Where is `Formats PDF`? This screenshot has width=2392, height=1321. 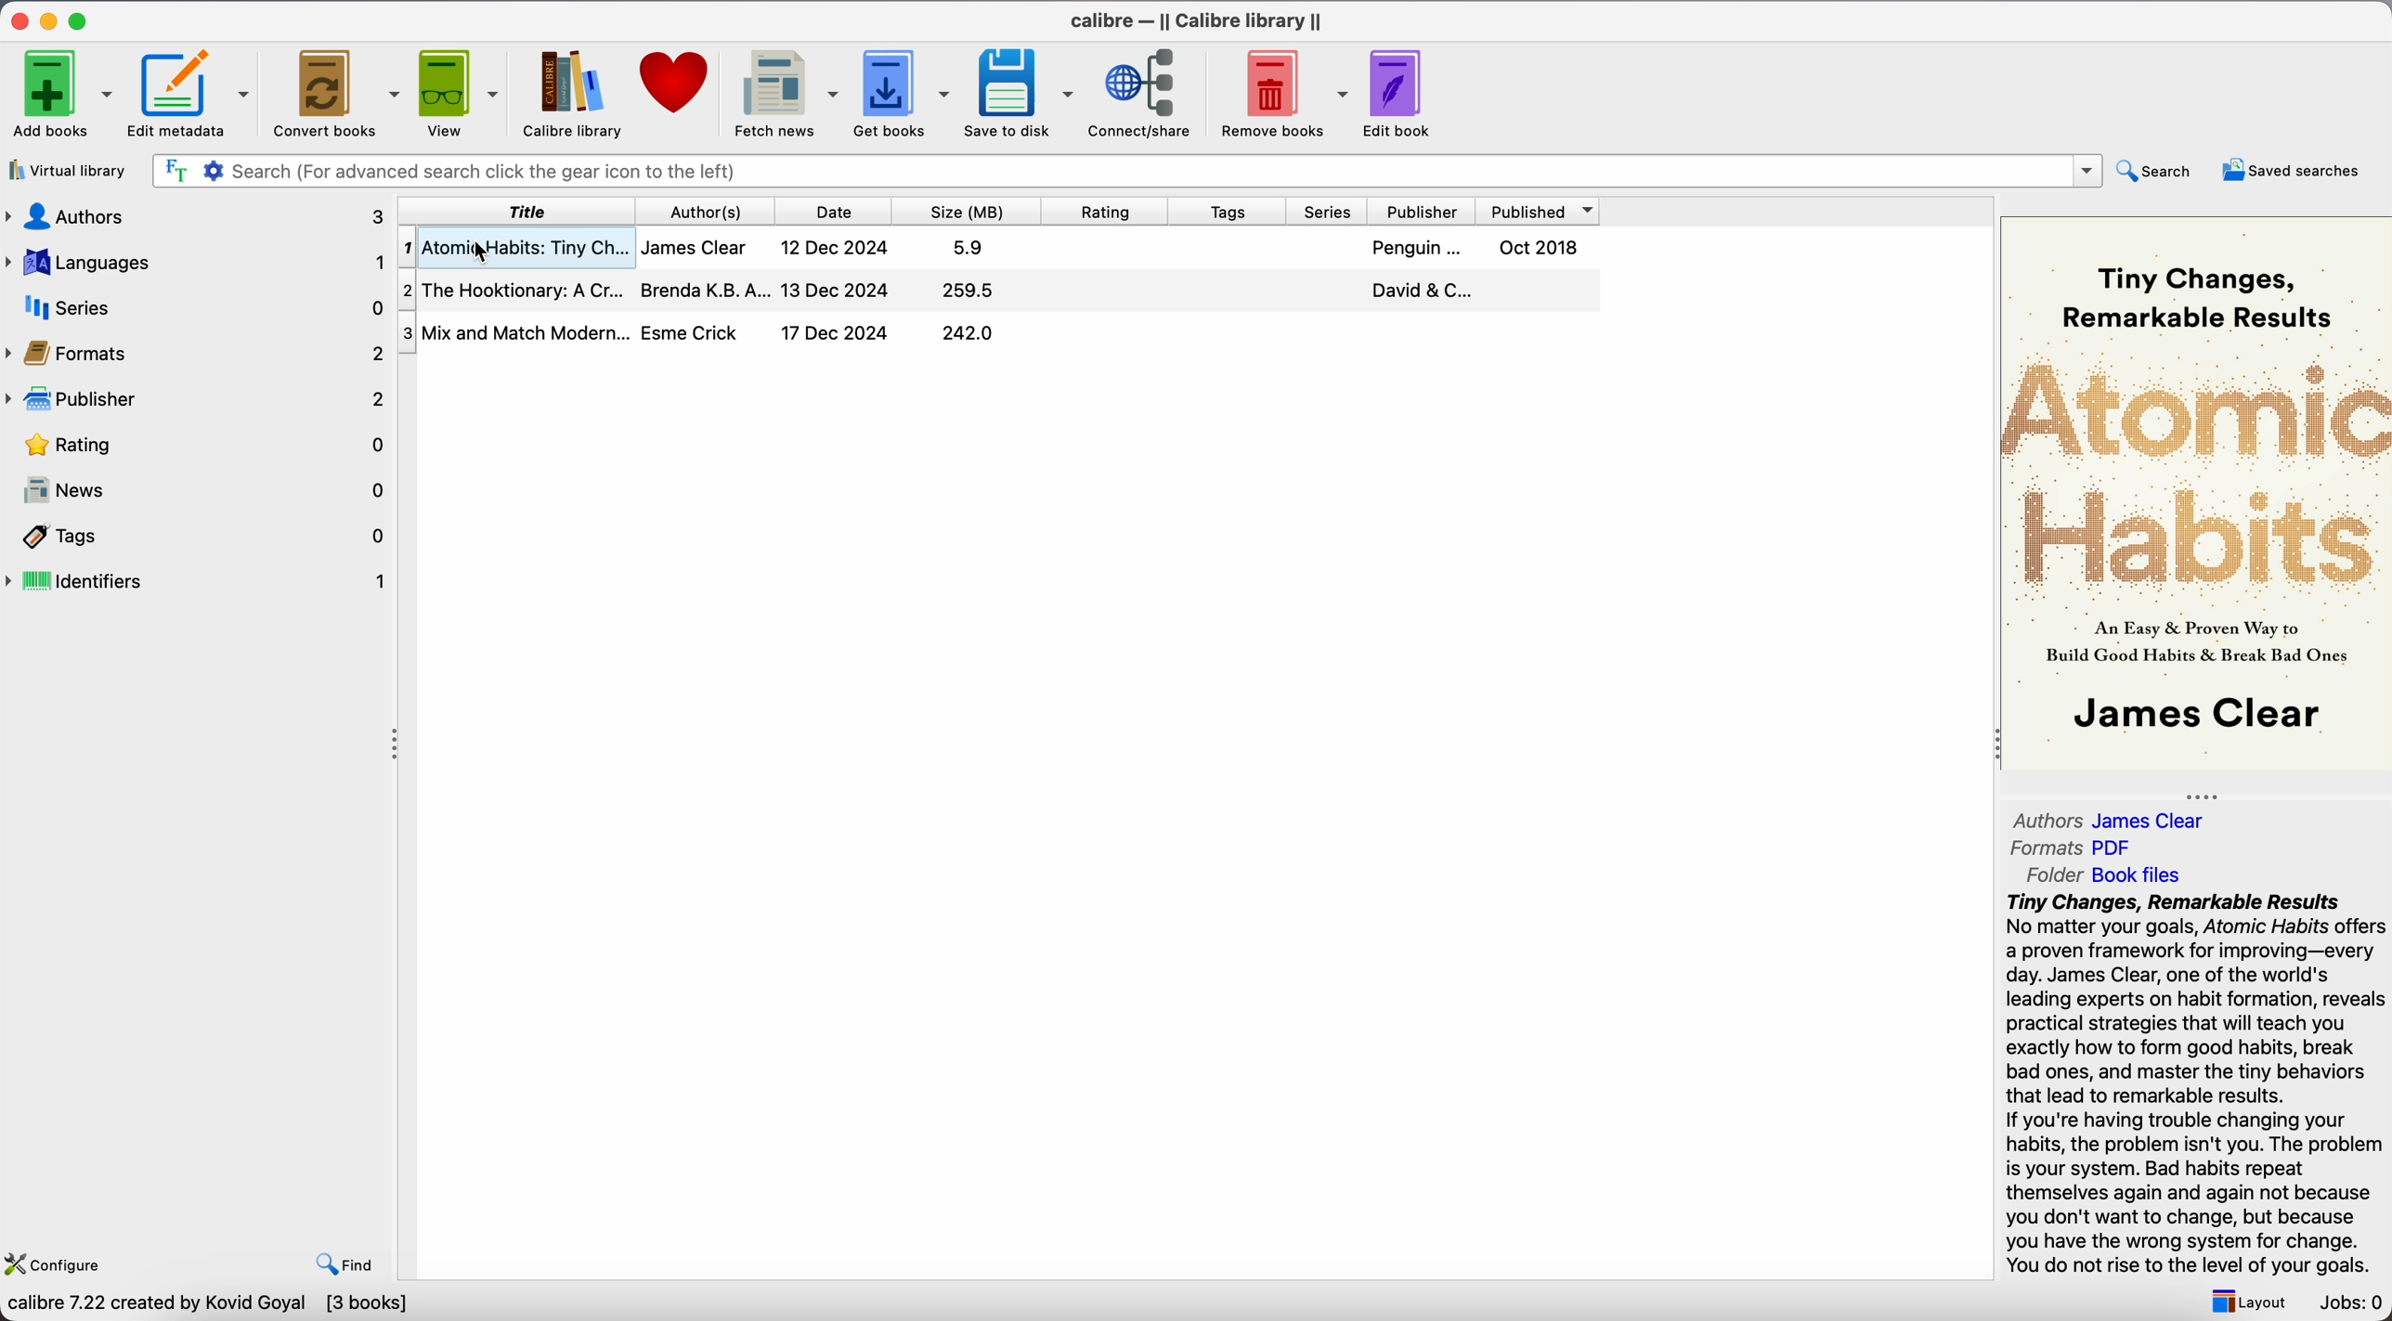
Formats PDF is located at coordinates (2072, 850).